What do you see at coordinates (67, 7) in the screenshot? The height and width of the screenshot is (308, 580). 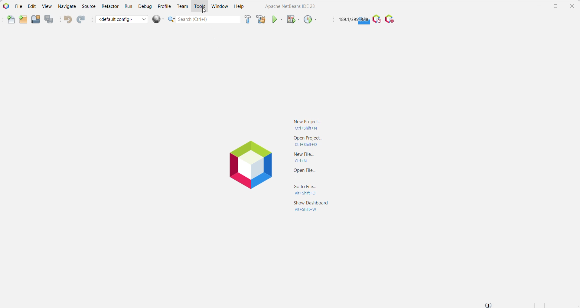 I see `Navigator` at bounding box center [67, 7].